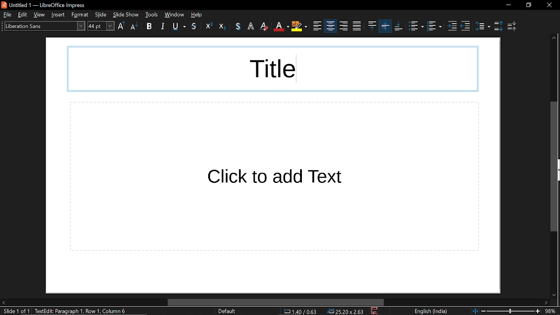  I want to click on italic, so click(164, 26).